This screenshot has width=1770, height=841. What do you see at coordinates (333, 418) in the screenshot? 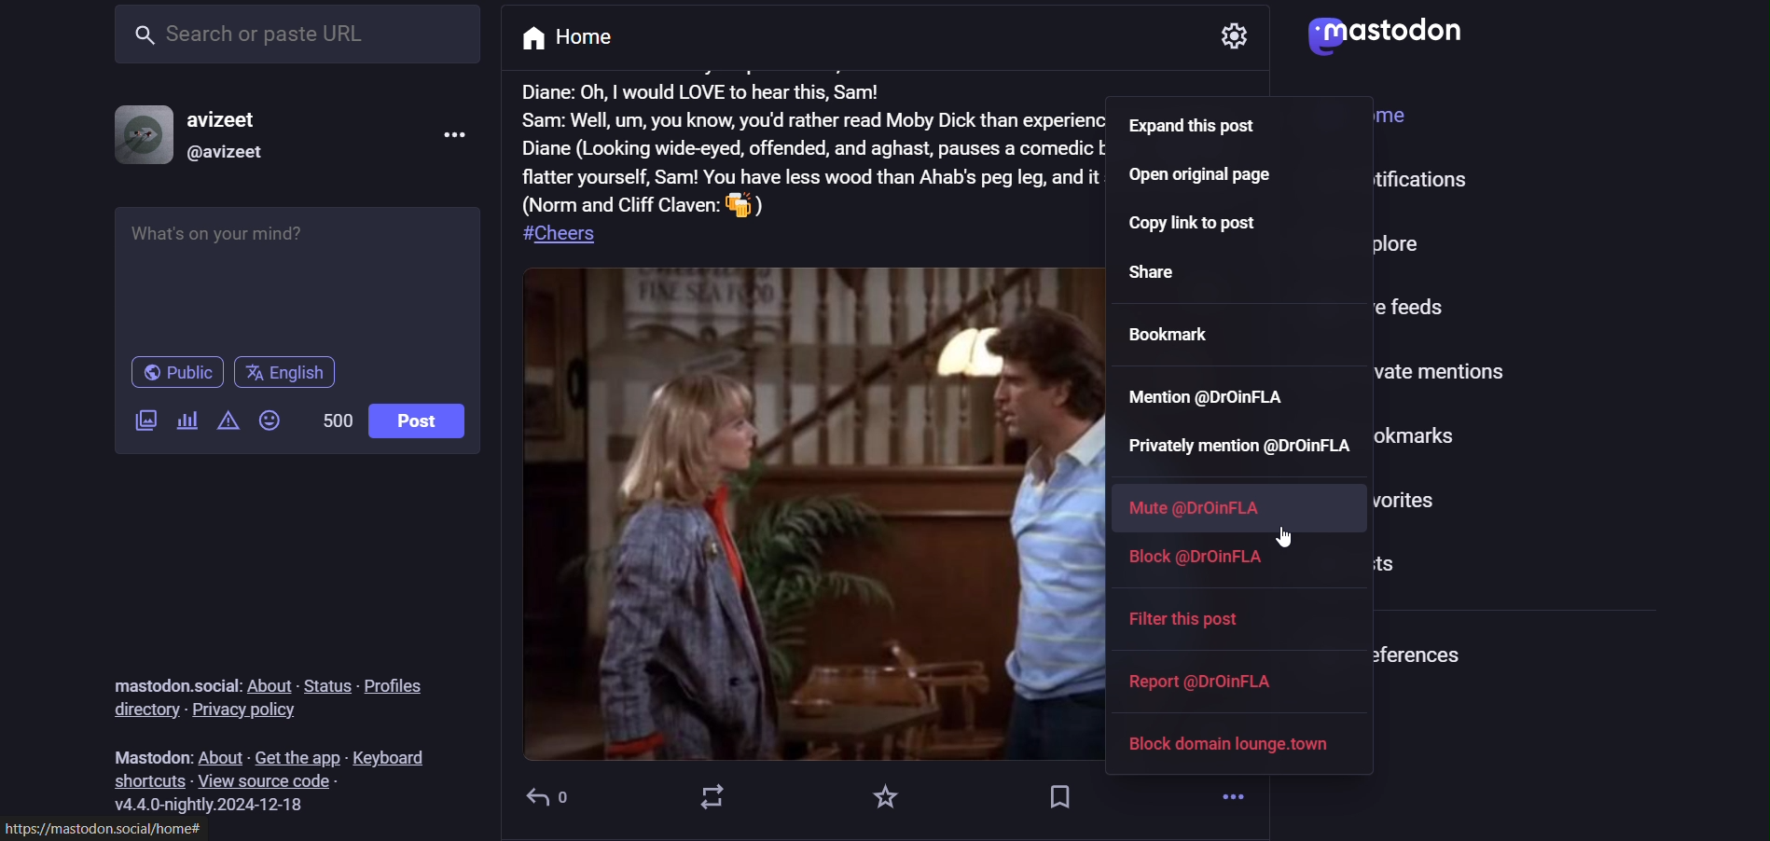
I see `word limit` at bounding box center [333, 418].